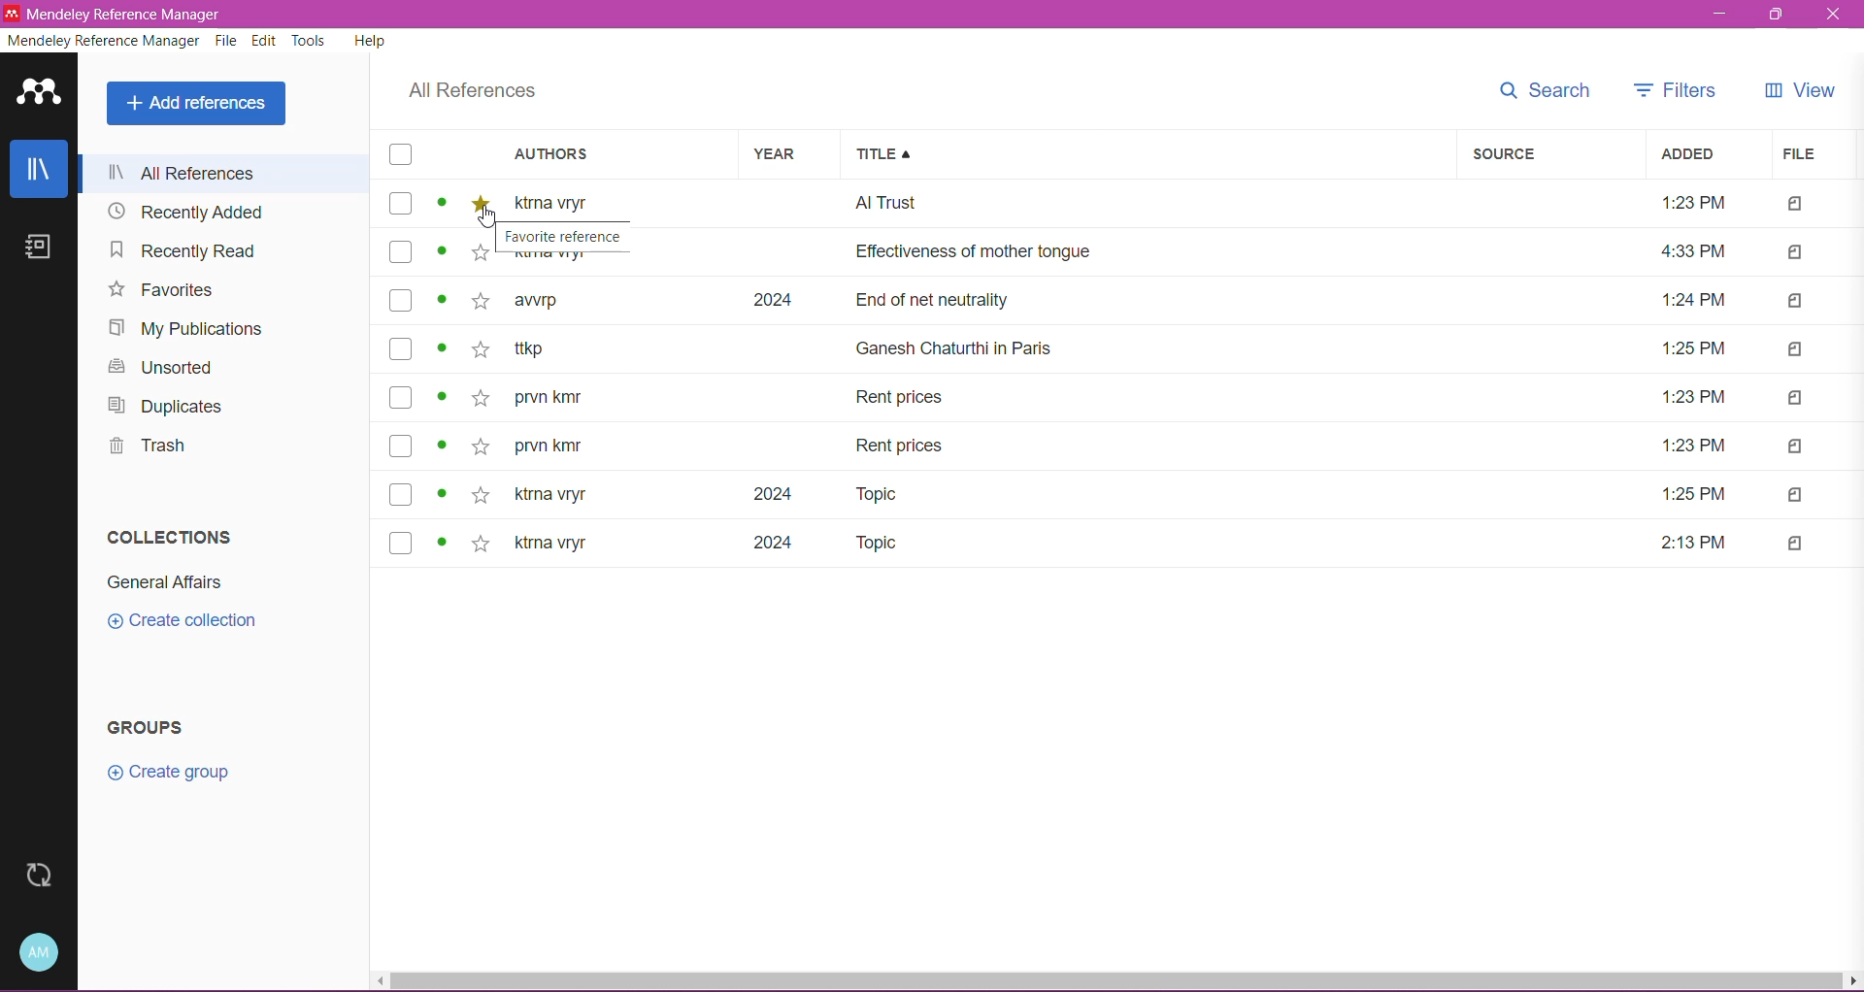 The width and height of the screenshot is (1864, 992). I want to click on prvn kmr Rent prices 1:23 PM, so click(1124, 446).